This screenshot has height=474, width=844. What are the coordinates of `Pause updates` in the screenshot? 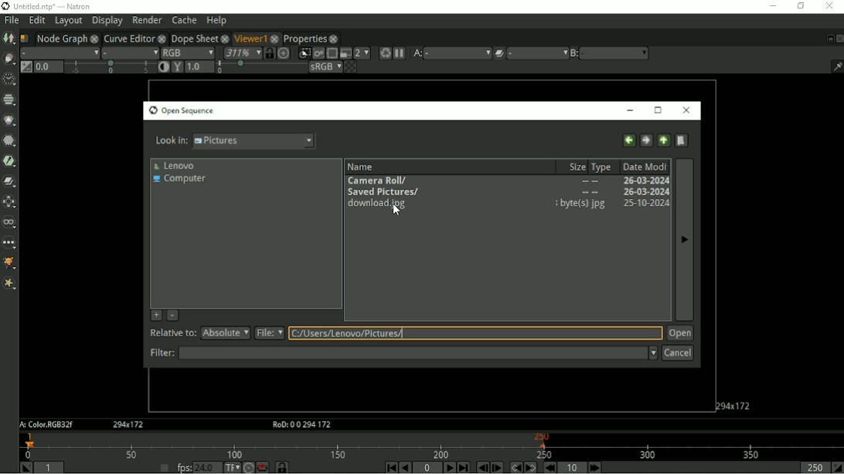 It's located at (400, 53).